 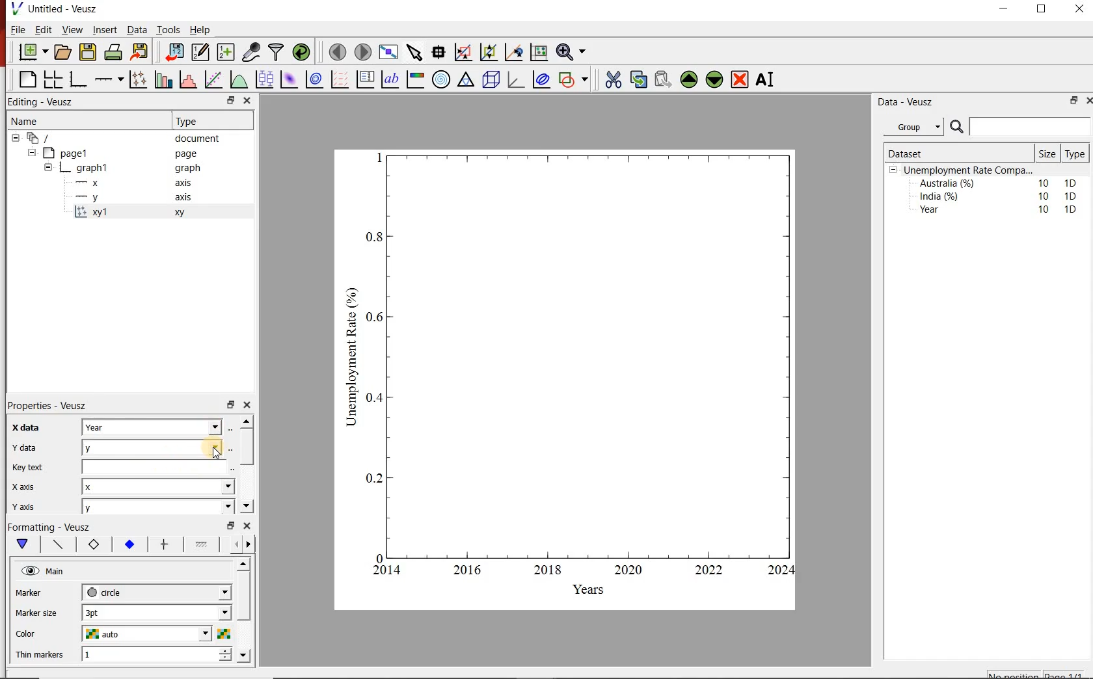 What do you see at coordinates (15, 138) in the screenshot?
I see `collapse` at bounding box center [15, 138].